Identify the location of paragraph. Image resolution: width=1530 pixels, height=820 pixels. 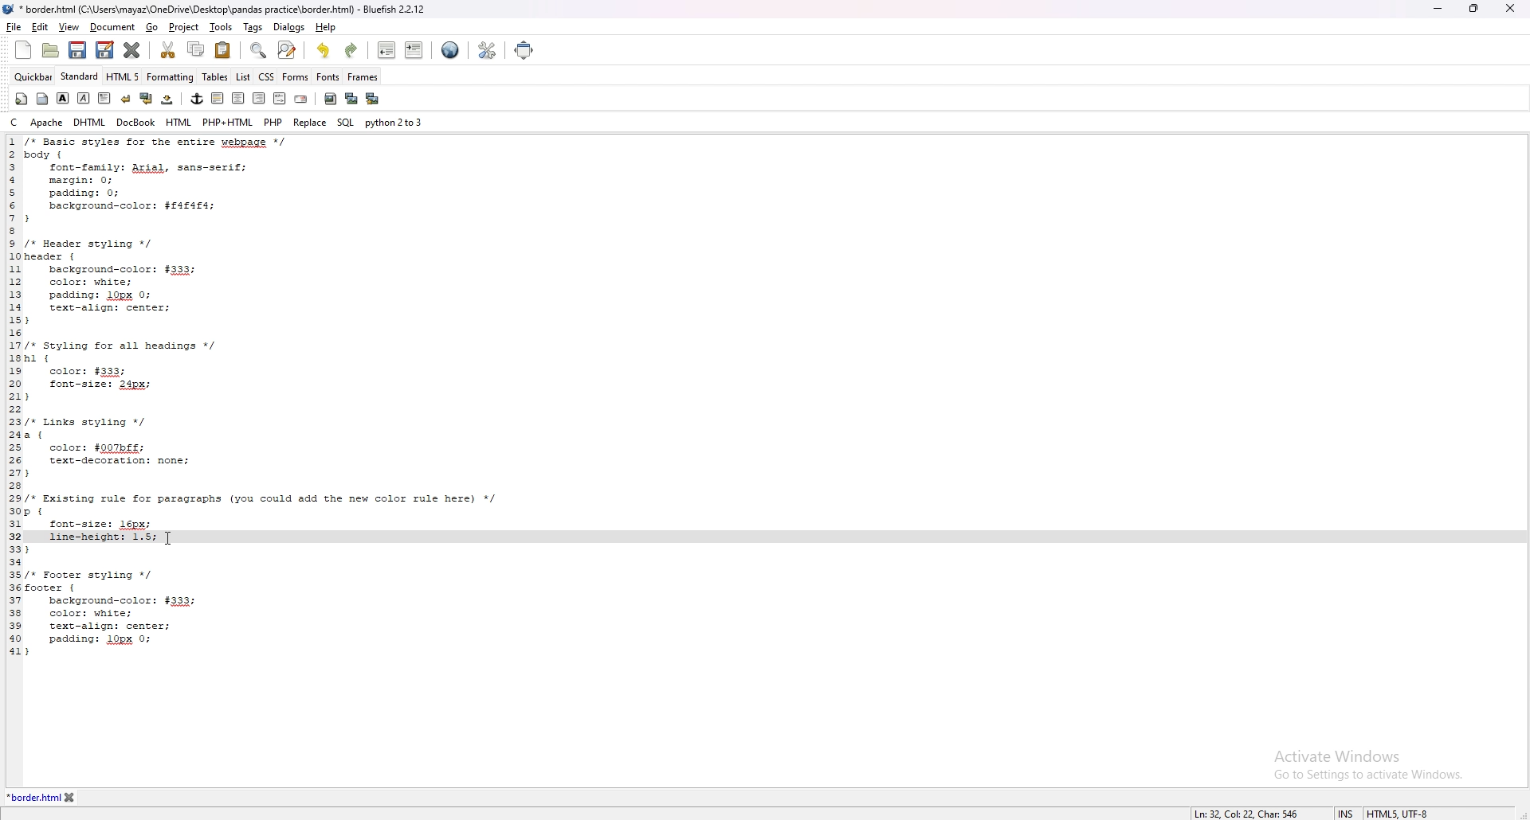
(104, 97).